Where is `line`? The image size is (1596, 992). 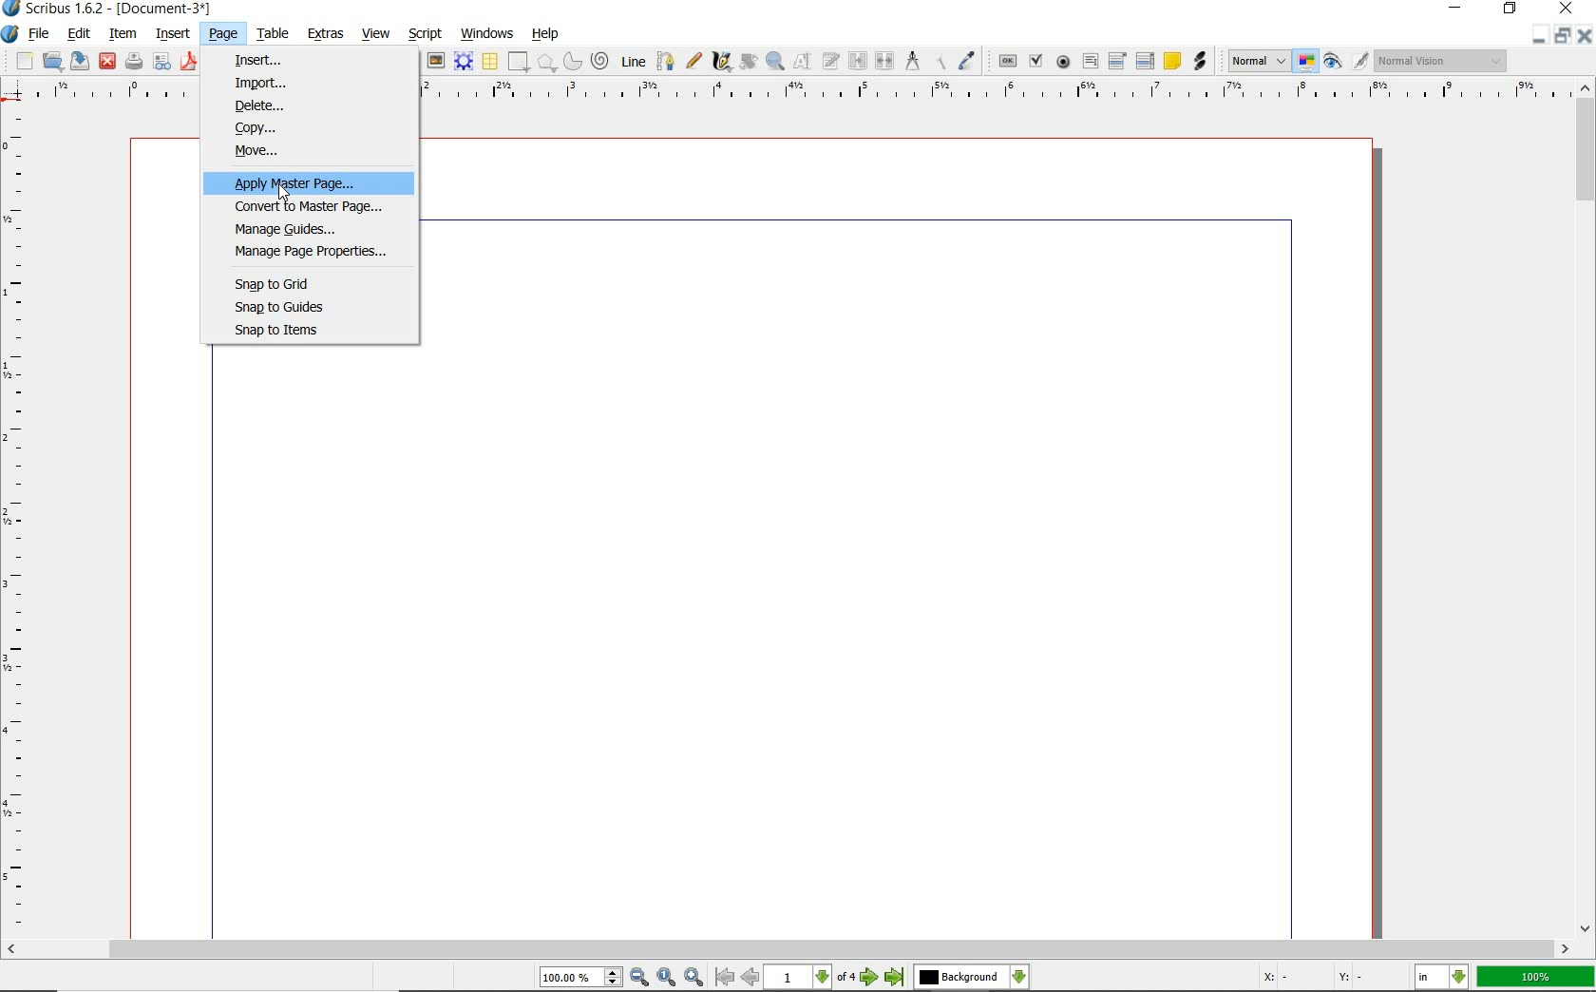
line is located at coordinates (632, 61).